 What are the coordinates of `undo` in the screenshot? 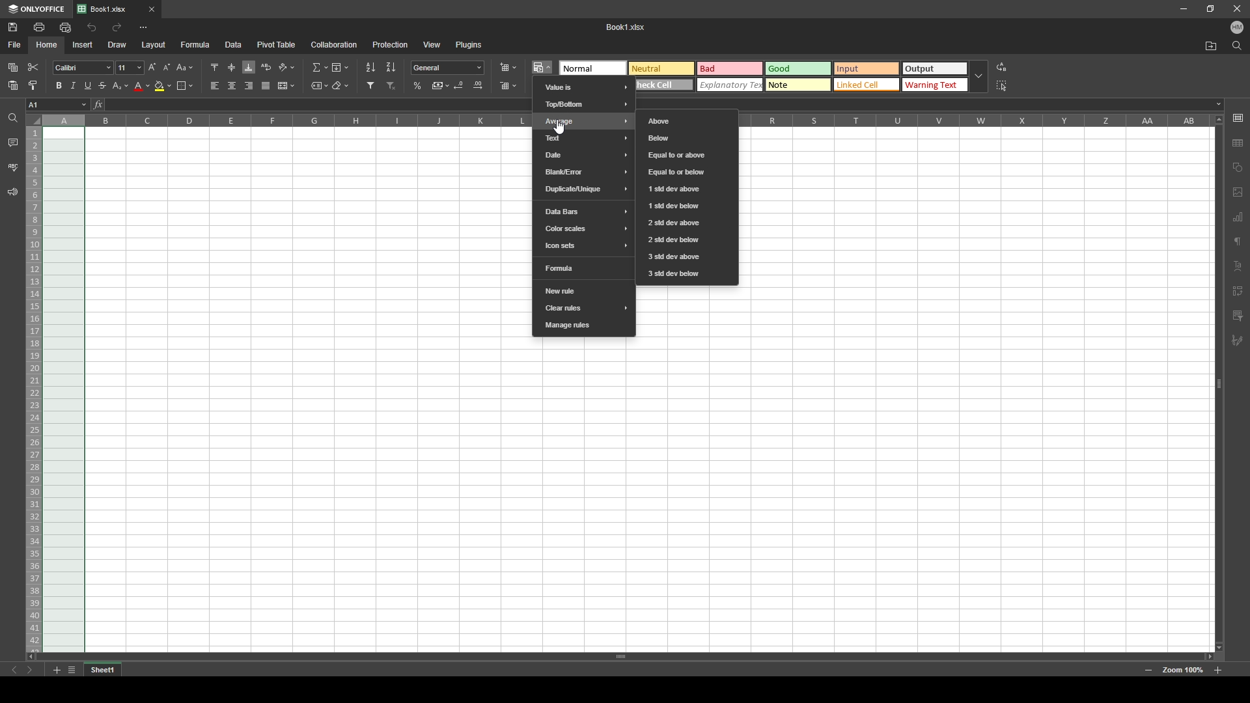 It's located at (92, 28).